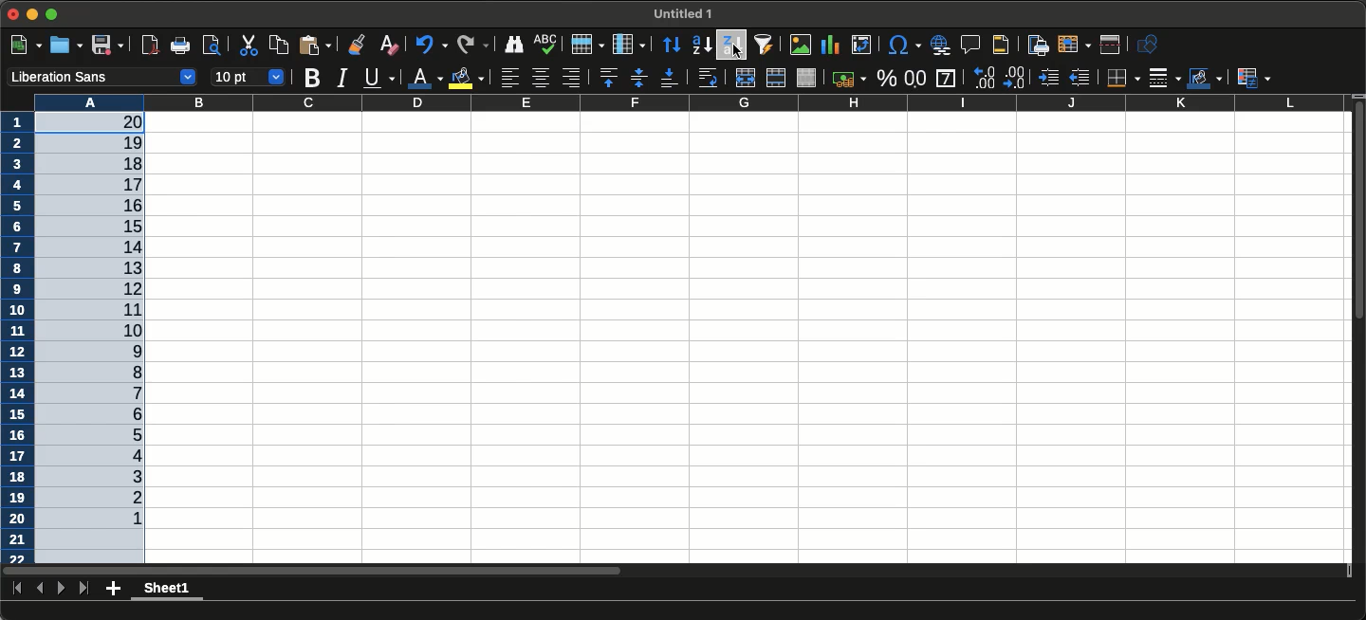 Image resolution: width=1366 pixels, height=620 pixels. Describe the element at coordinates (668, 46) in the screenshot. I see `Sort` at that location.